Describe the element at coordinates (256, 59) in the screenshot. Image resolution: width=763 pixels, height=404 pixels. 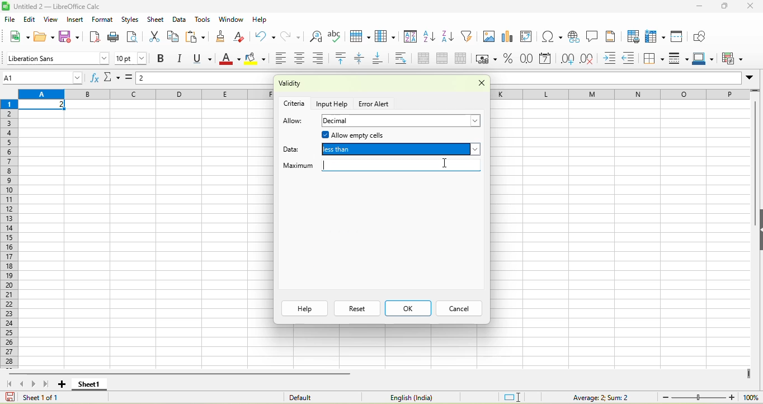
I see `background color` at that location.